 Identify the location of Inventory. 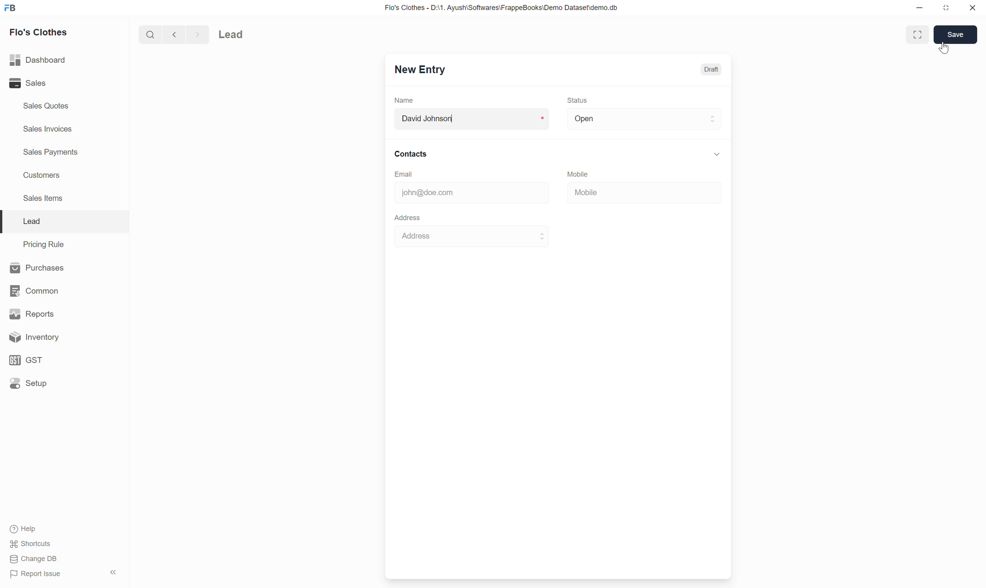
(32, 337).